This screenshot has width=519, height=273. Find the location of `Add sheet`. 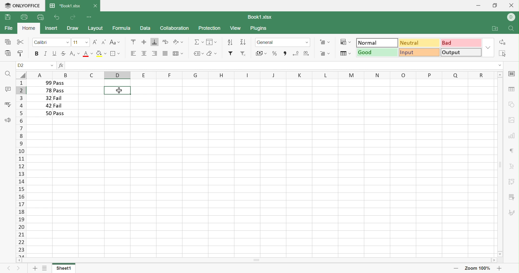

Add sheet is located at coordinates (35, 269).